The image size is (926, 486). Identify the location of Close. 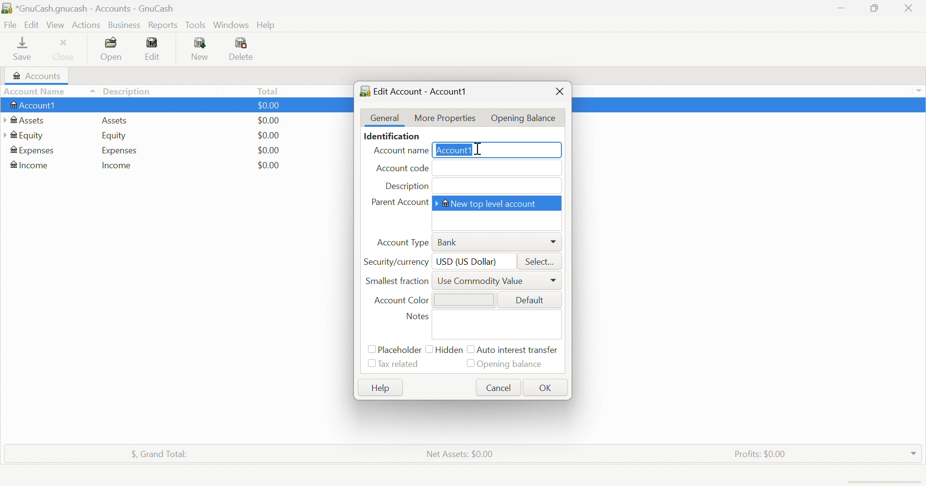
(559, 91).